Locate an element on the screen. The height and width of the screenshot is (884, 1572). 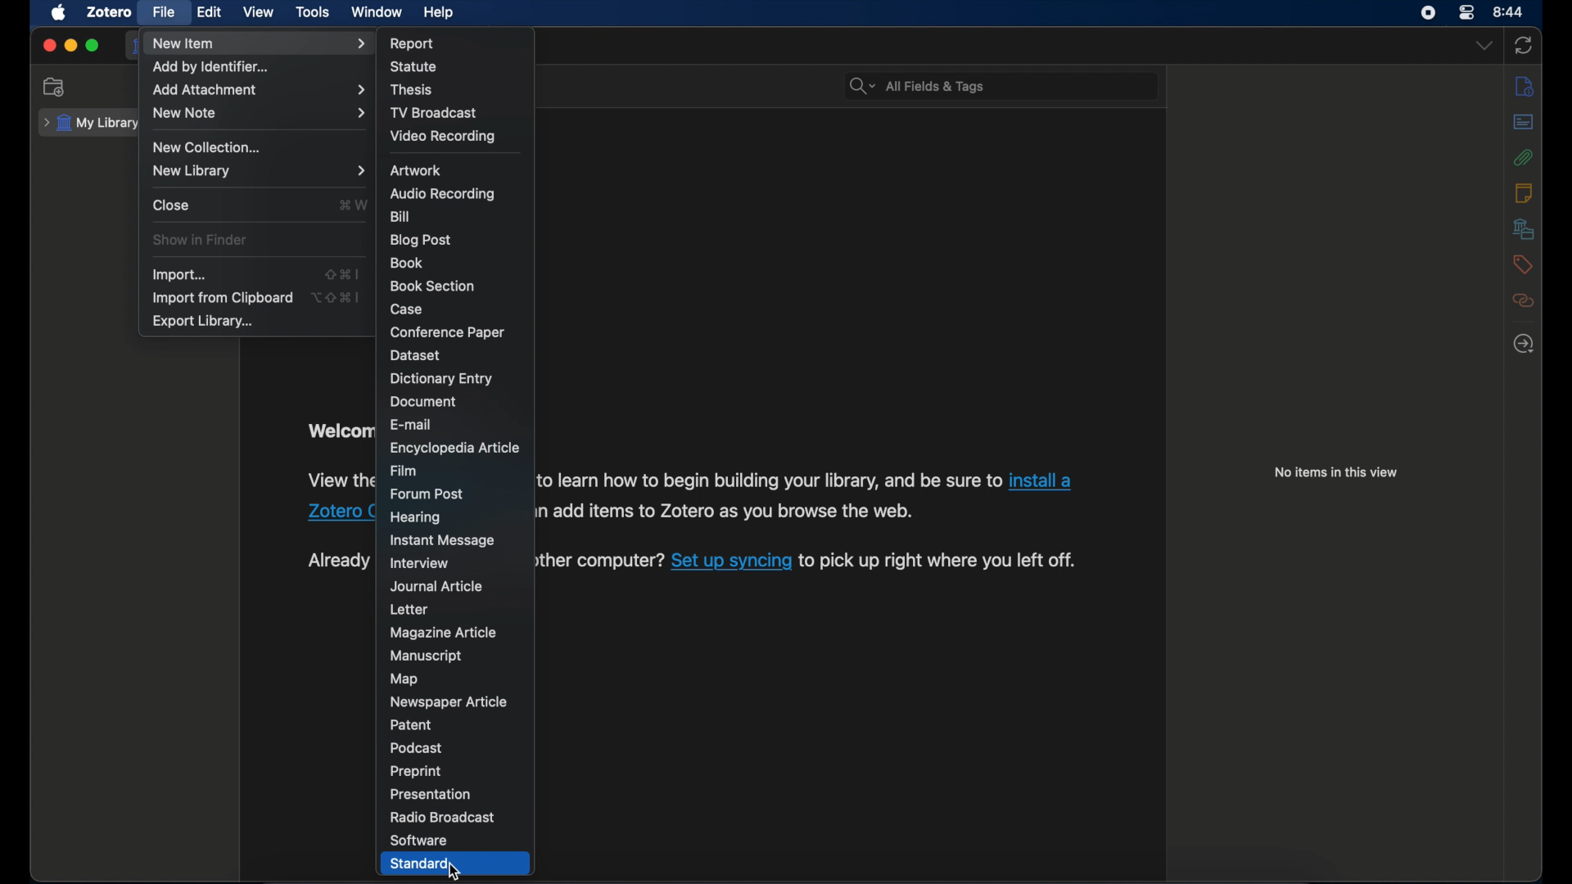
book is located at coordinates (407, 262).